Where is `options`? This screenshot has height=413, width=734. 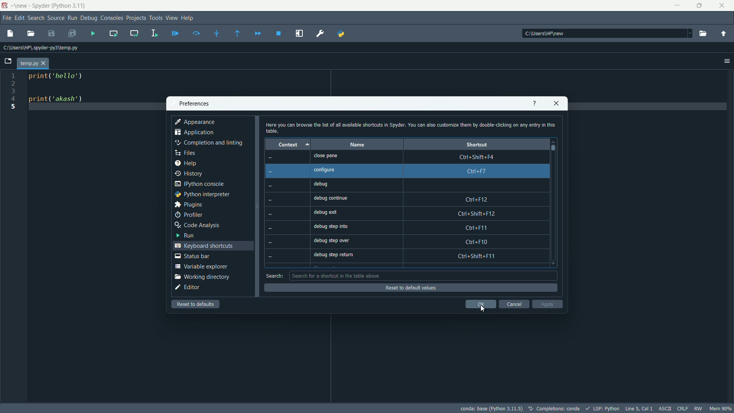 options is located at coordinates (728, 60).